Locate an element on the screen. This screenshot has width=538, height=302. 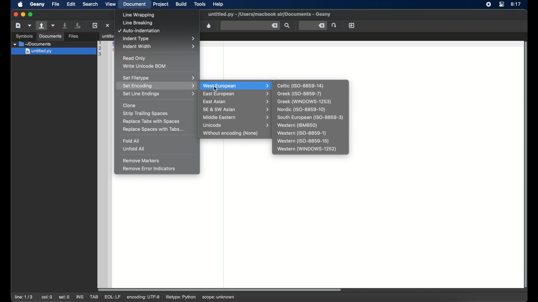
minimize is located at coordinates (23, 15).